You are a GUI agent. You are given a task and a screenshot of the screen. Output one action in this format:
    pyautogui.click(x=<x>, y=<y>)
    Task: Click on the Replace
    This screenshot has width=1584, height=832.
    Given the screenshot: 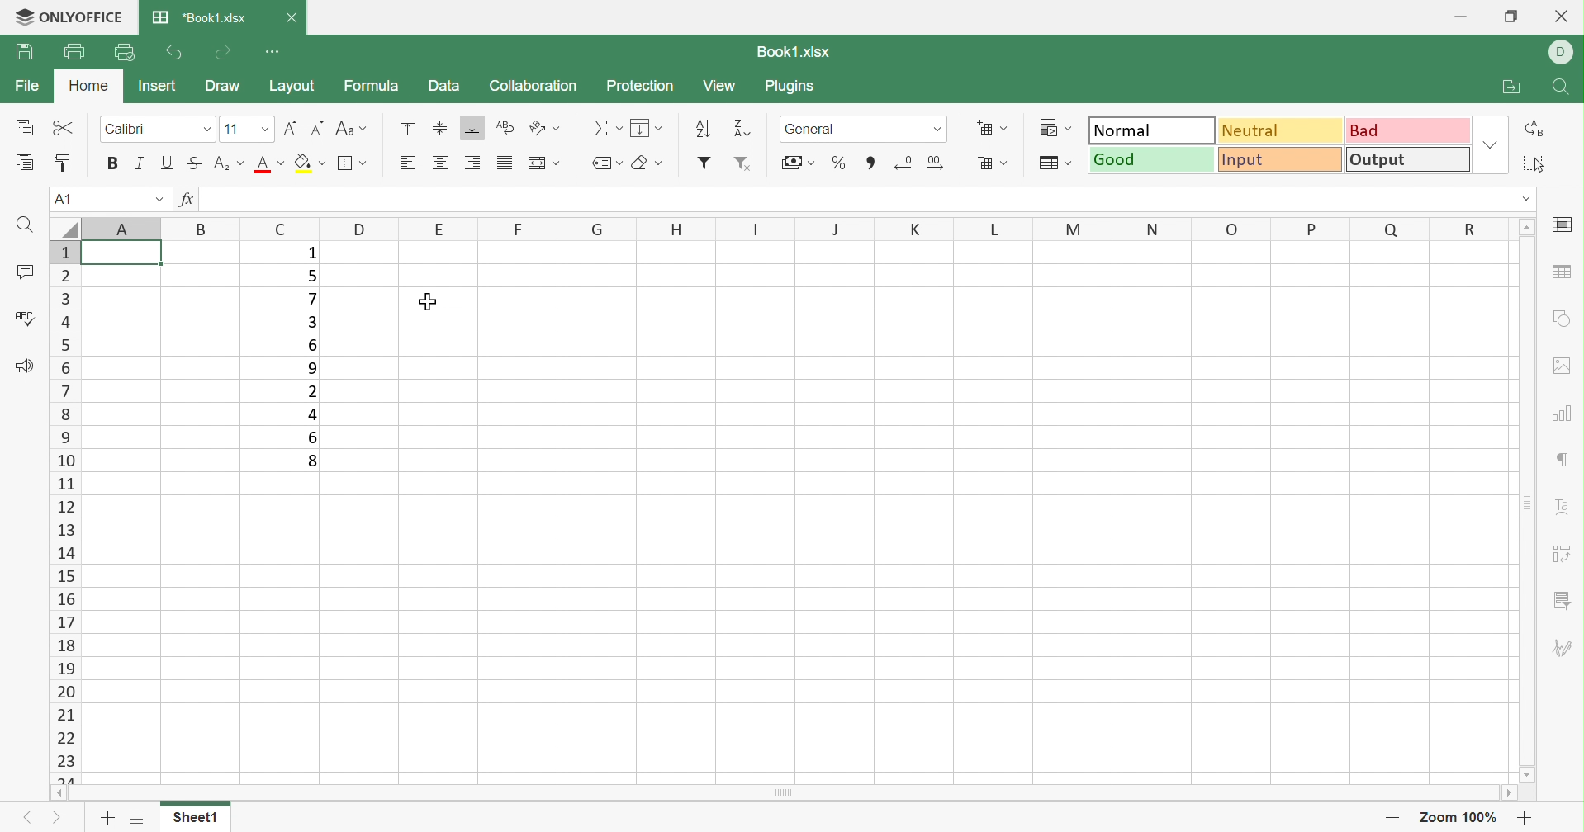 What is the action you would take?
    pyautogui.click(x=1533, y=128)
    